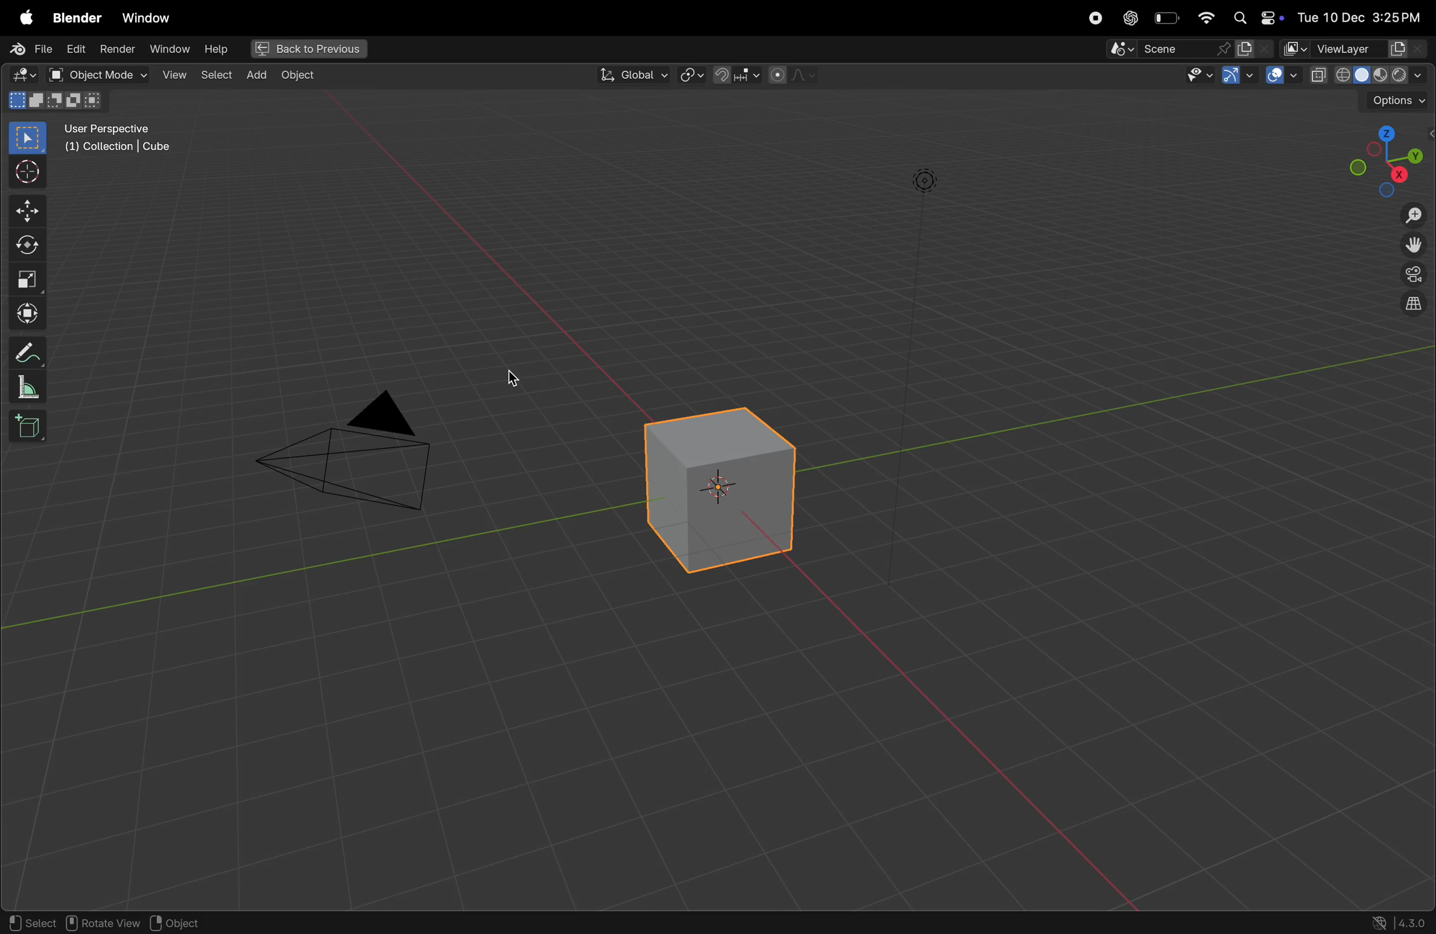  What do you see at coordinates (793, 75) in the screenshot?
I see `proportional objects` at bounding box center [793, 75].